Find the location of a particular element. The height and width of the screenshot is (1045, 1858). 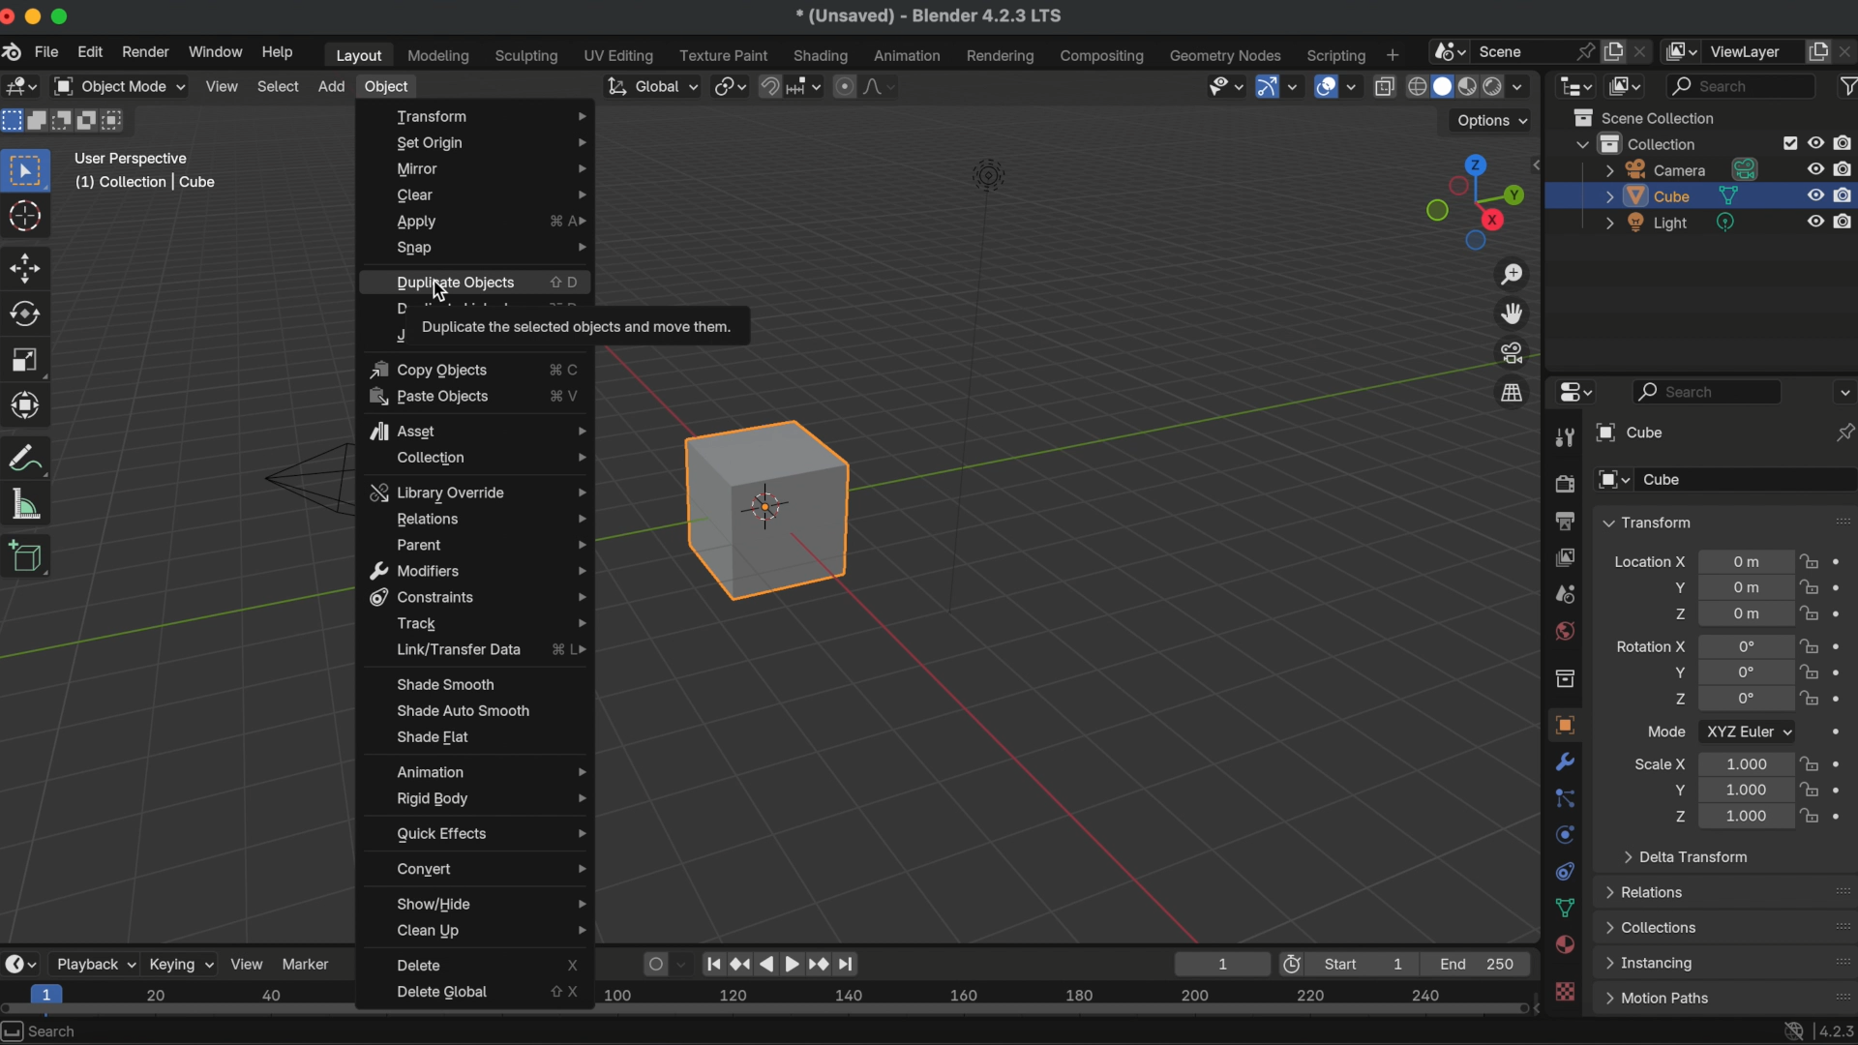

scale Z is located at coordinates (1677, 816).